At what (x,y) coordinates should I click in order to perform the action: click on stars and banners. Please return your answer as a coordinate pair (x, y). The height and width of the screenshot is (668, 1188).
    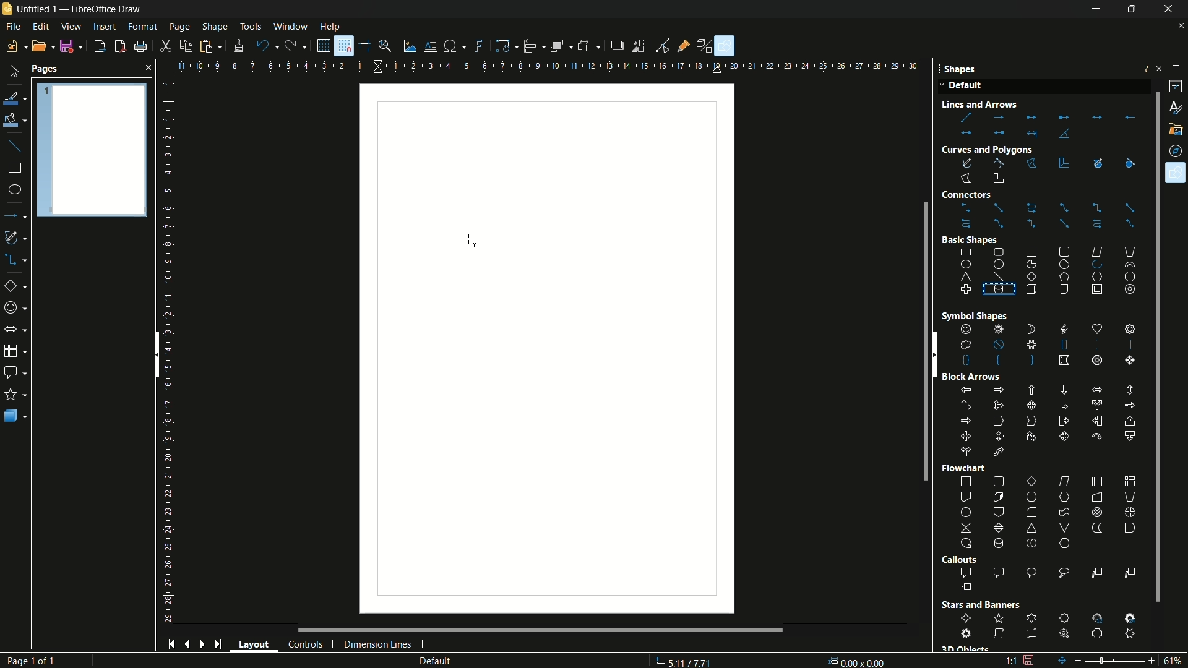
    Looking at the image, I should click on (1052, 625).